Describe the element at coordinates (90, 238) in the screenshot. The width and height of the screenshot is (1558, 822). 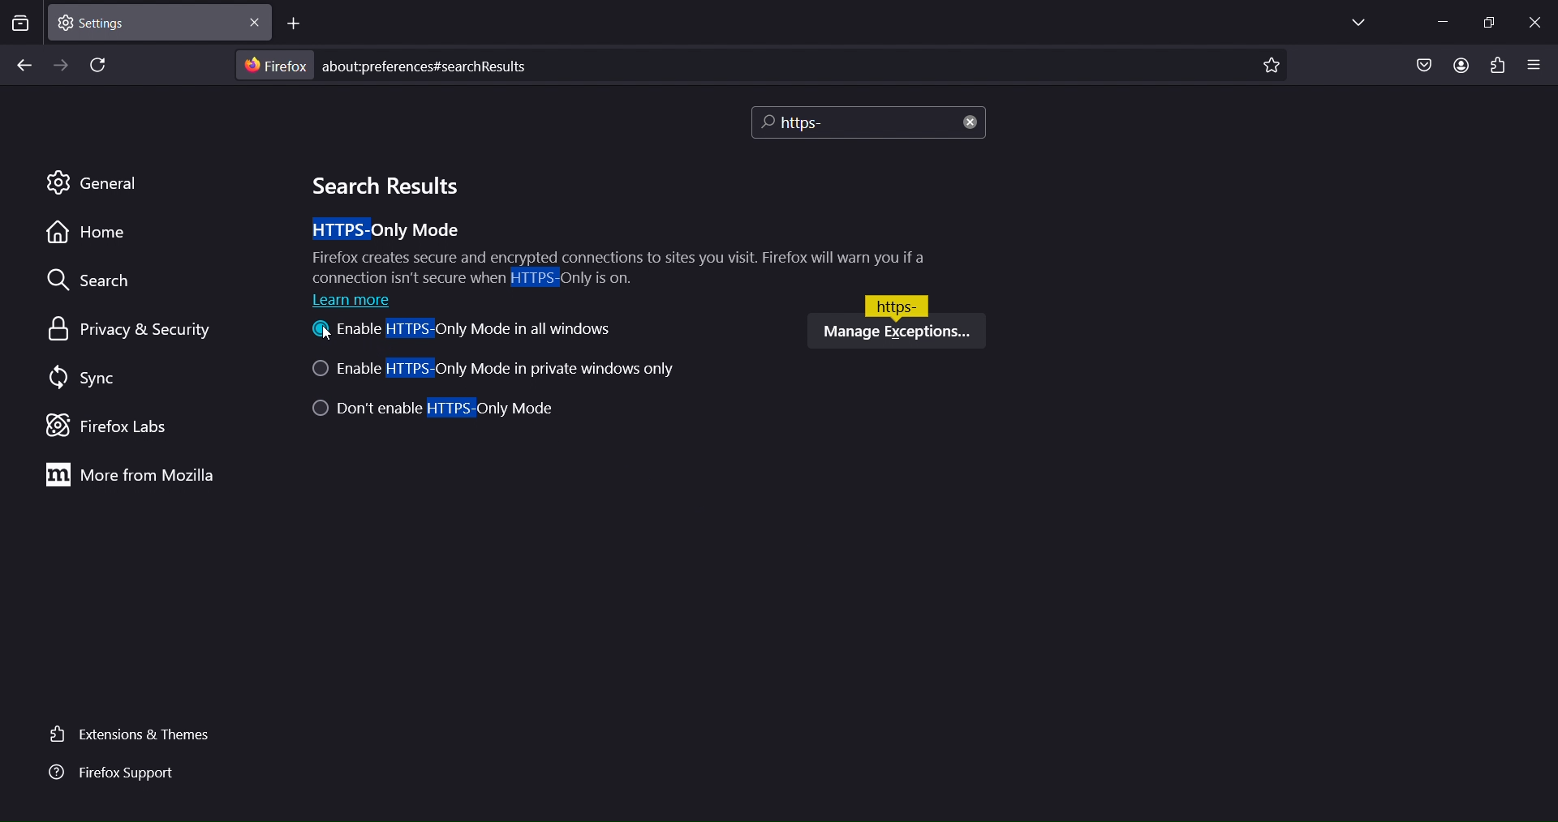
I see `home` at that location.